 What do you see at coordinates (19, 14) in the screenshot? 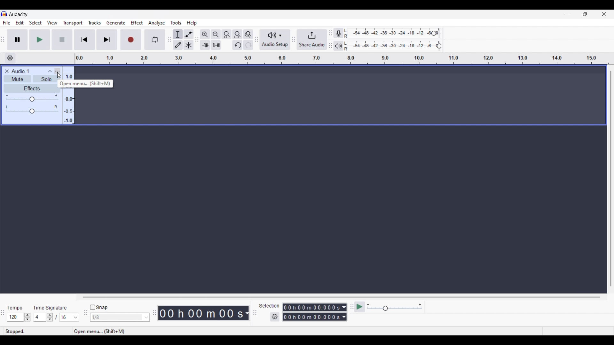
I see `Software name` at bounding box center [19, 14].